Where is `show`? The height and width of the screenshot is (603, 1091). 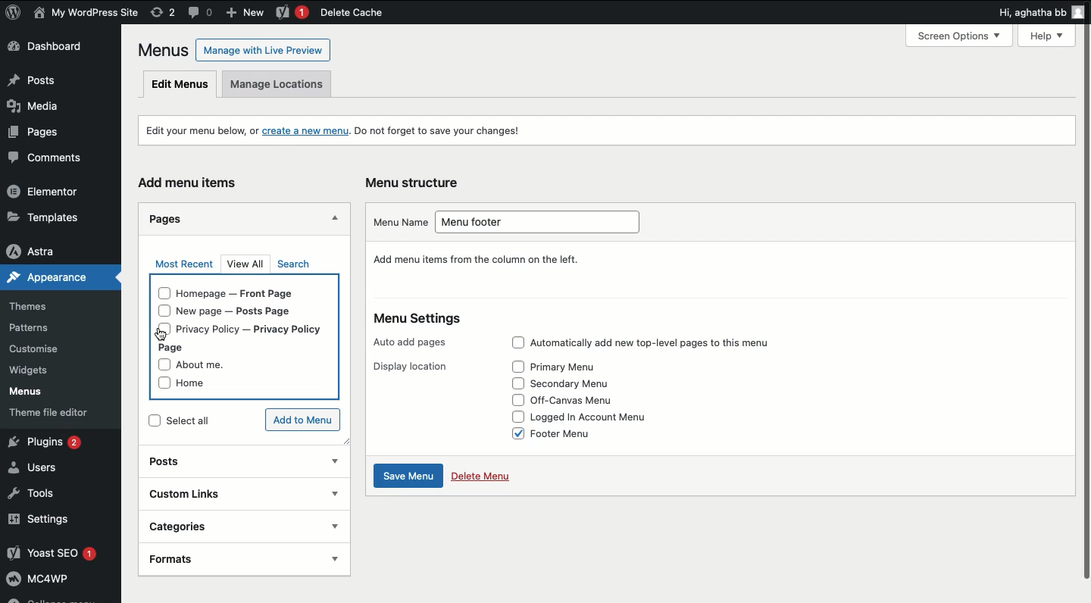
show is located at coordinates (333, 493).